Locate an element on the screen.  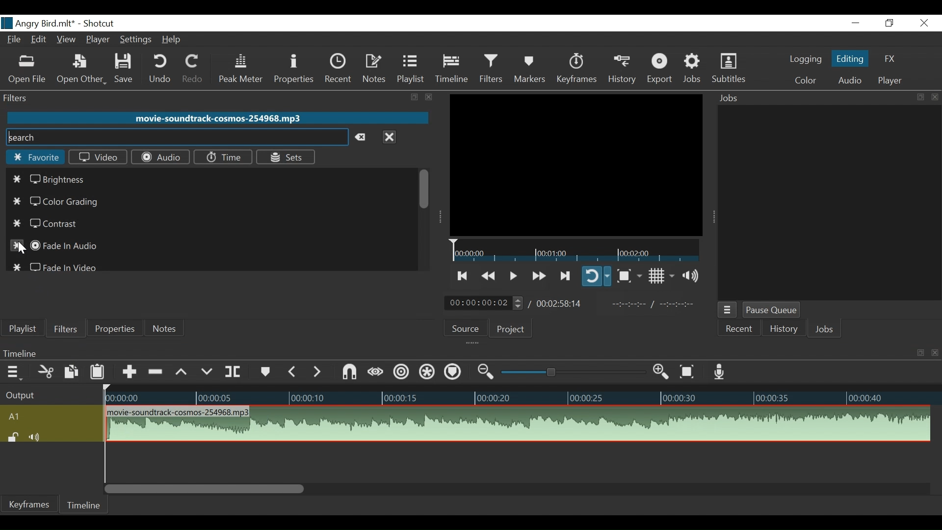
Skip to the next to point is located at coordinates (463, 274).